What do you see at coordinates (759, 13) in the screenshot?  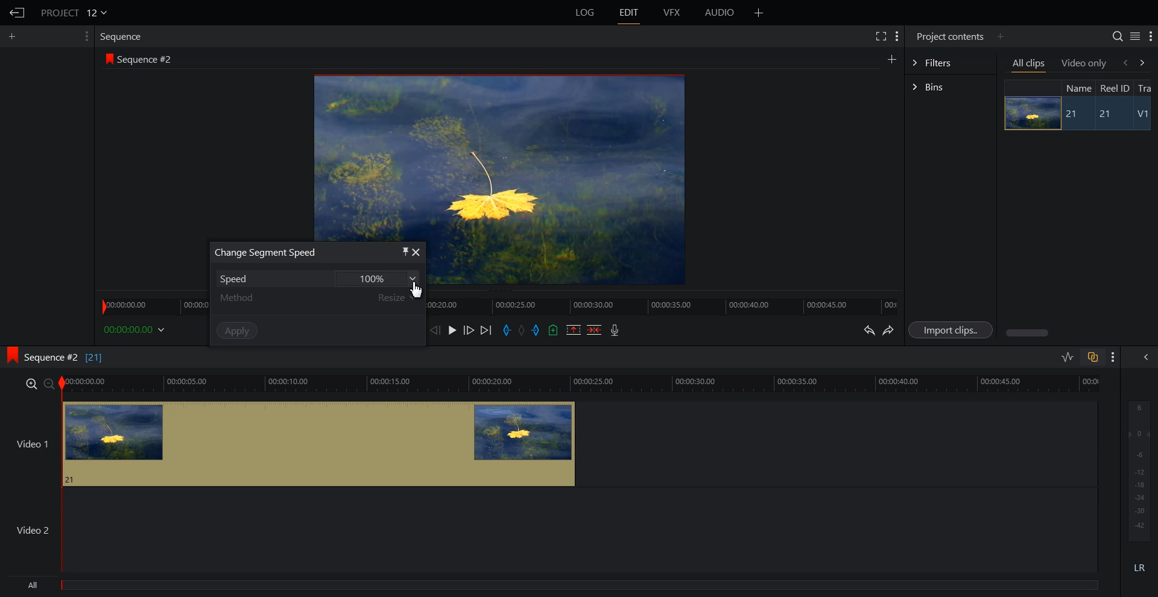 I see `Add panel` at bounding box center [759, 13].